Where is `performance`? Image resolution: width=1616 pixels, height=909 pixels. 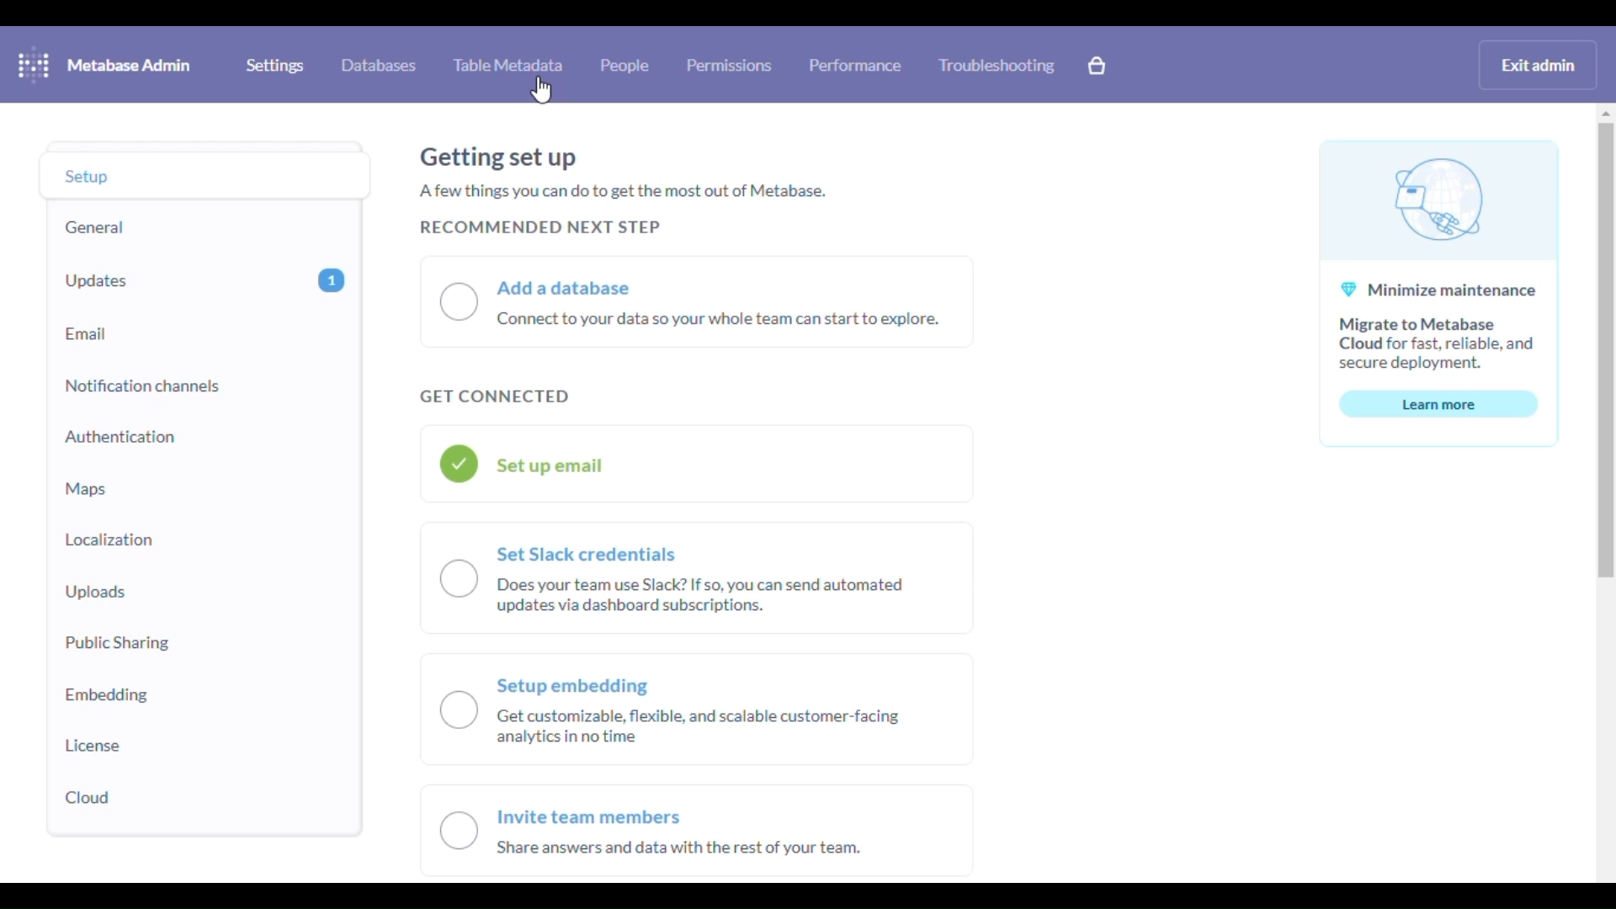
performance is located at coordinates (857, 64).